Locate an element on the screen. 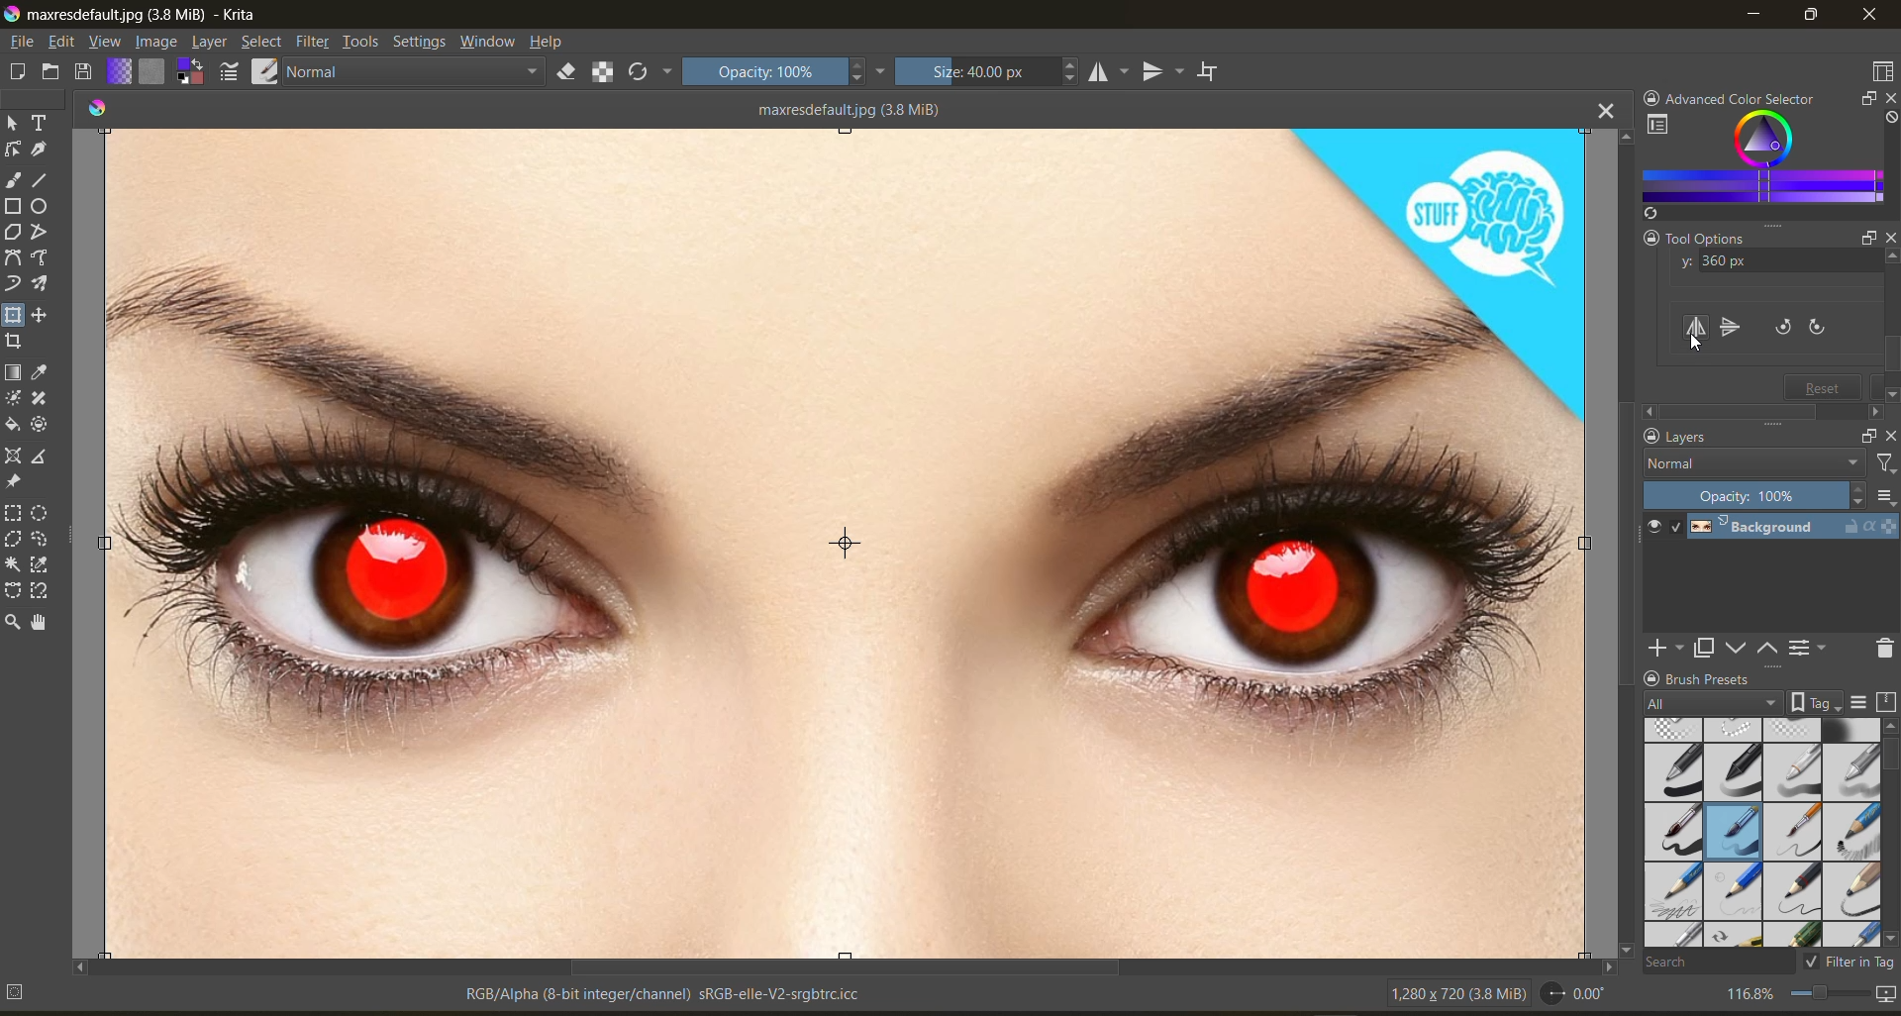 This screenshot has width=1901, height=1016. tool is located at coordinates (41, 427).